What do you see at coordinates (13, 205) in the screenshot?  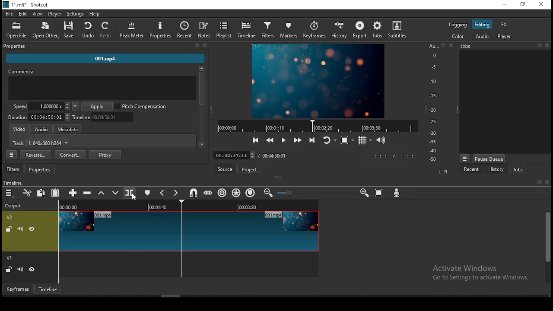 I see `OUTPUT` at bounding box center [13, 205].